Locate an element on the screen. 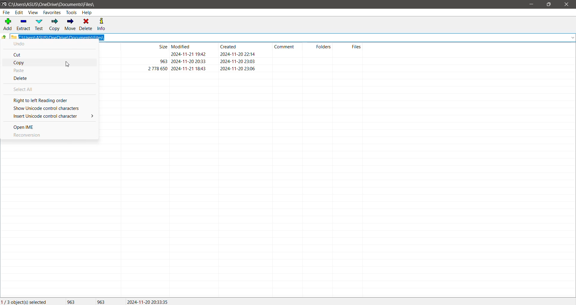 The width and height of the screenshot is (576, 305). File is located at coordinates (7, 13).